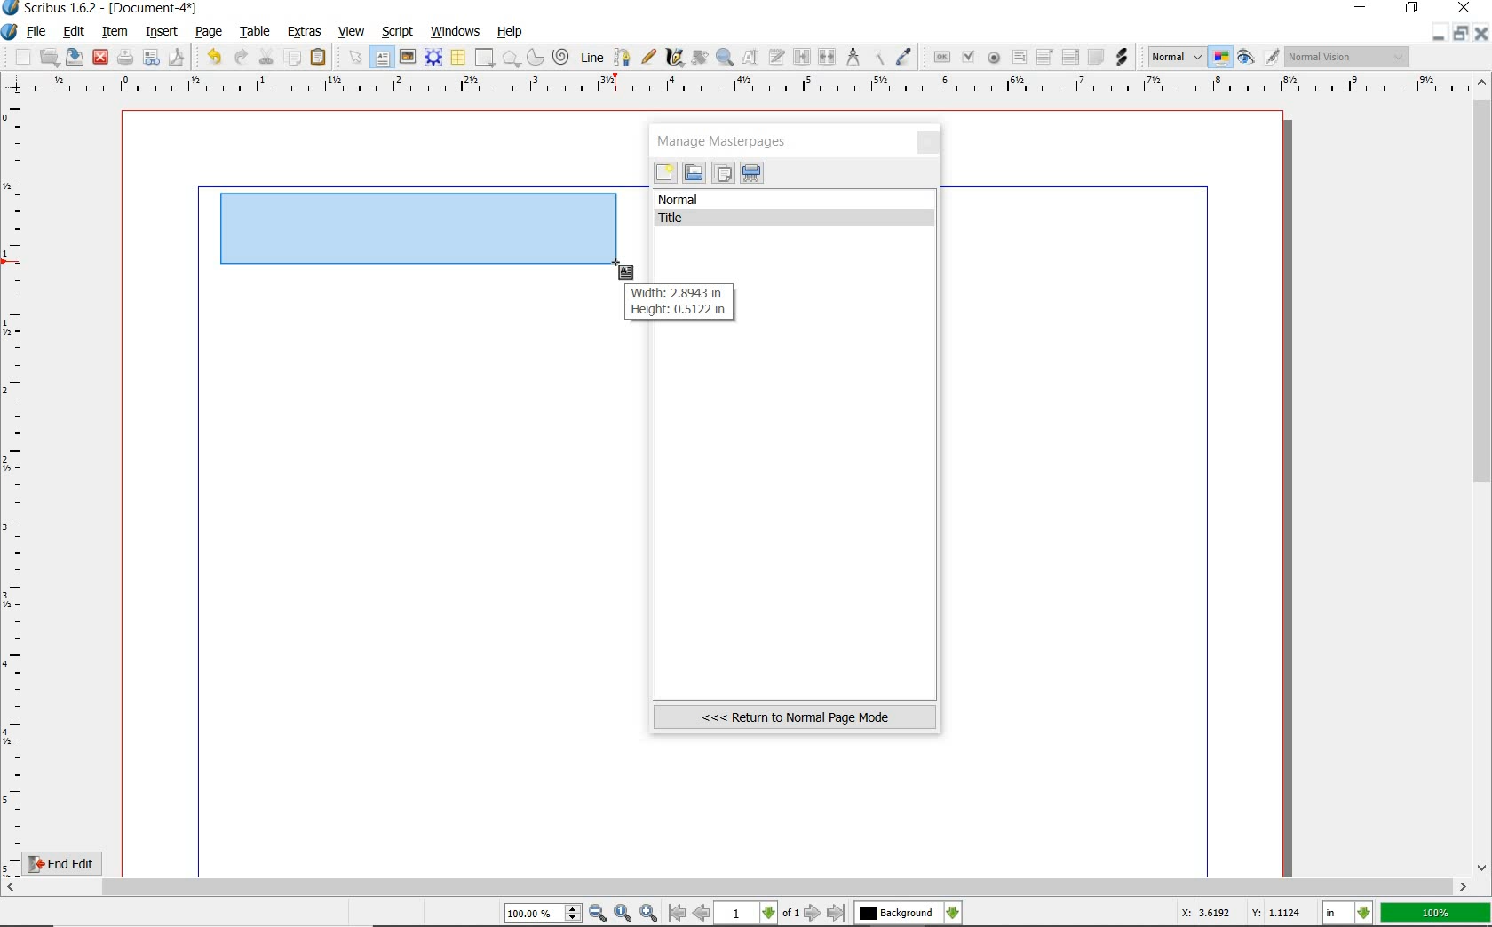 This screenshot has height=927, width=1492. I want to click on go to first page, so click(678, 914).